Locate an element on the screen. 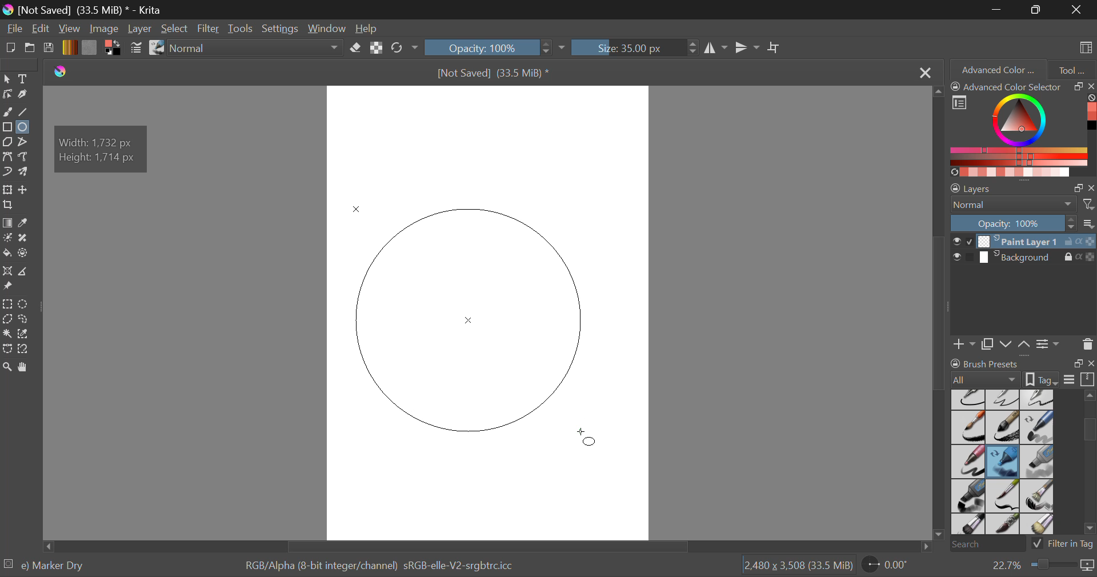 This screenshot has height=577, width=1097. Sheet Rotation is located at coordinates (891, 565).